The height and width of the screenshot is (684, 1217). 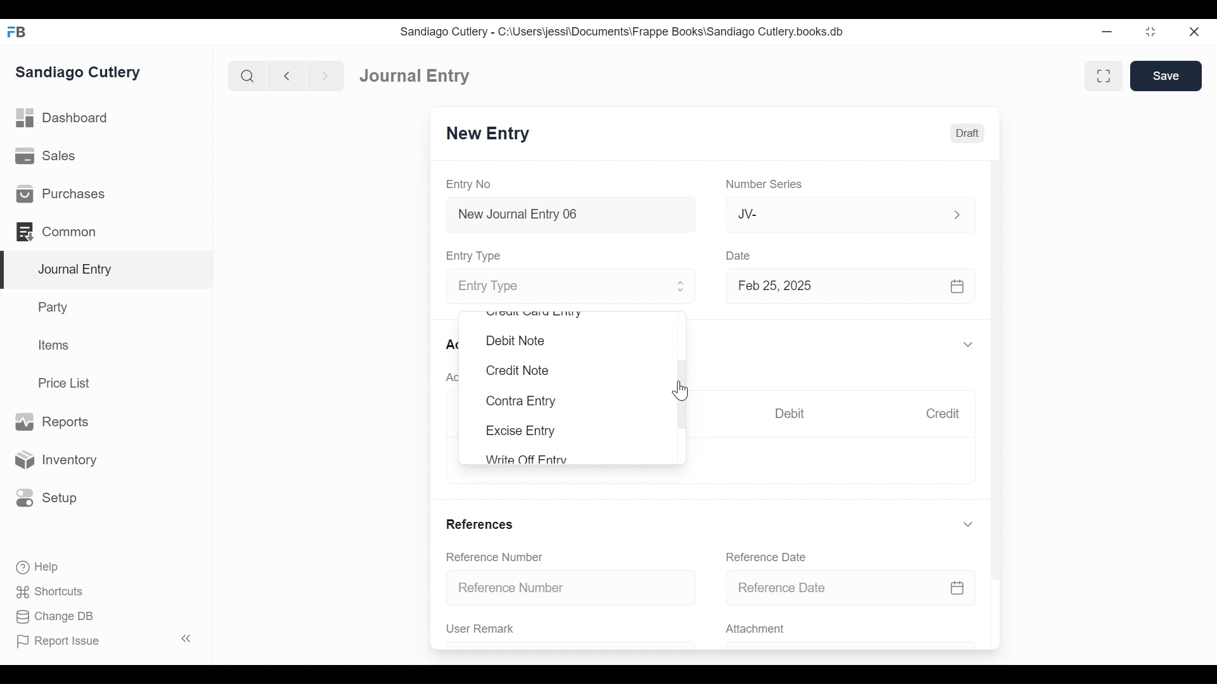 What do you see at coordinates (681, 286) in the screenshot?
I see `Expand` at bounding box center [681, 286].